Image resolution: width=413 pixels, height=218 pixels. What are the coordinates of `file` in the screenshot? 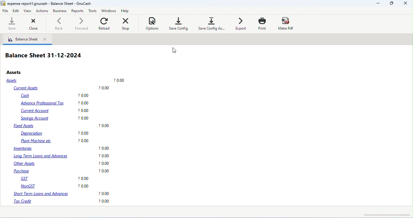 It's located at (5, 10).